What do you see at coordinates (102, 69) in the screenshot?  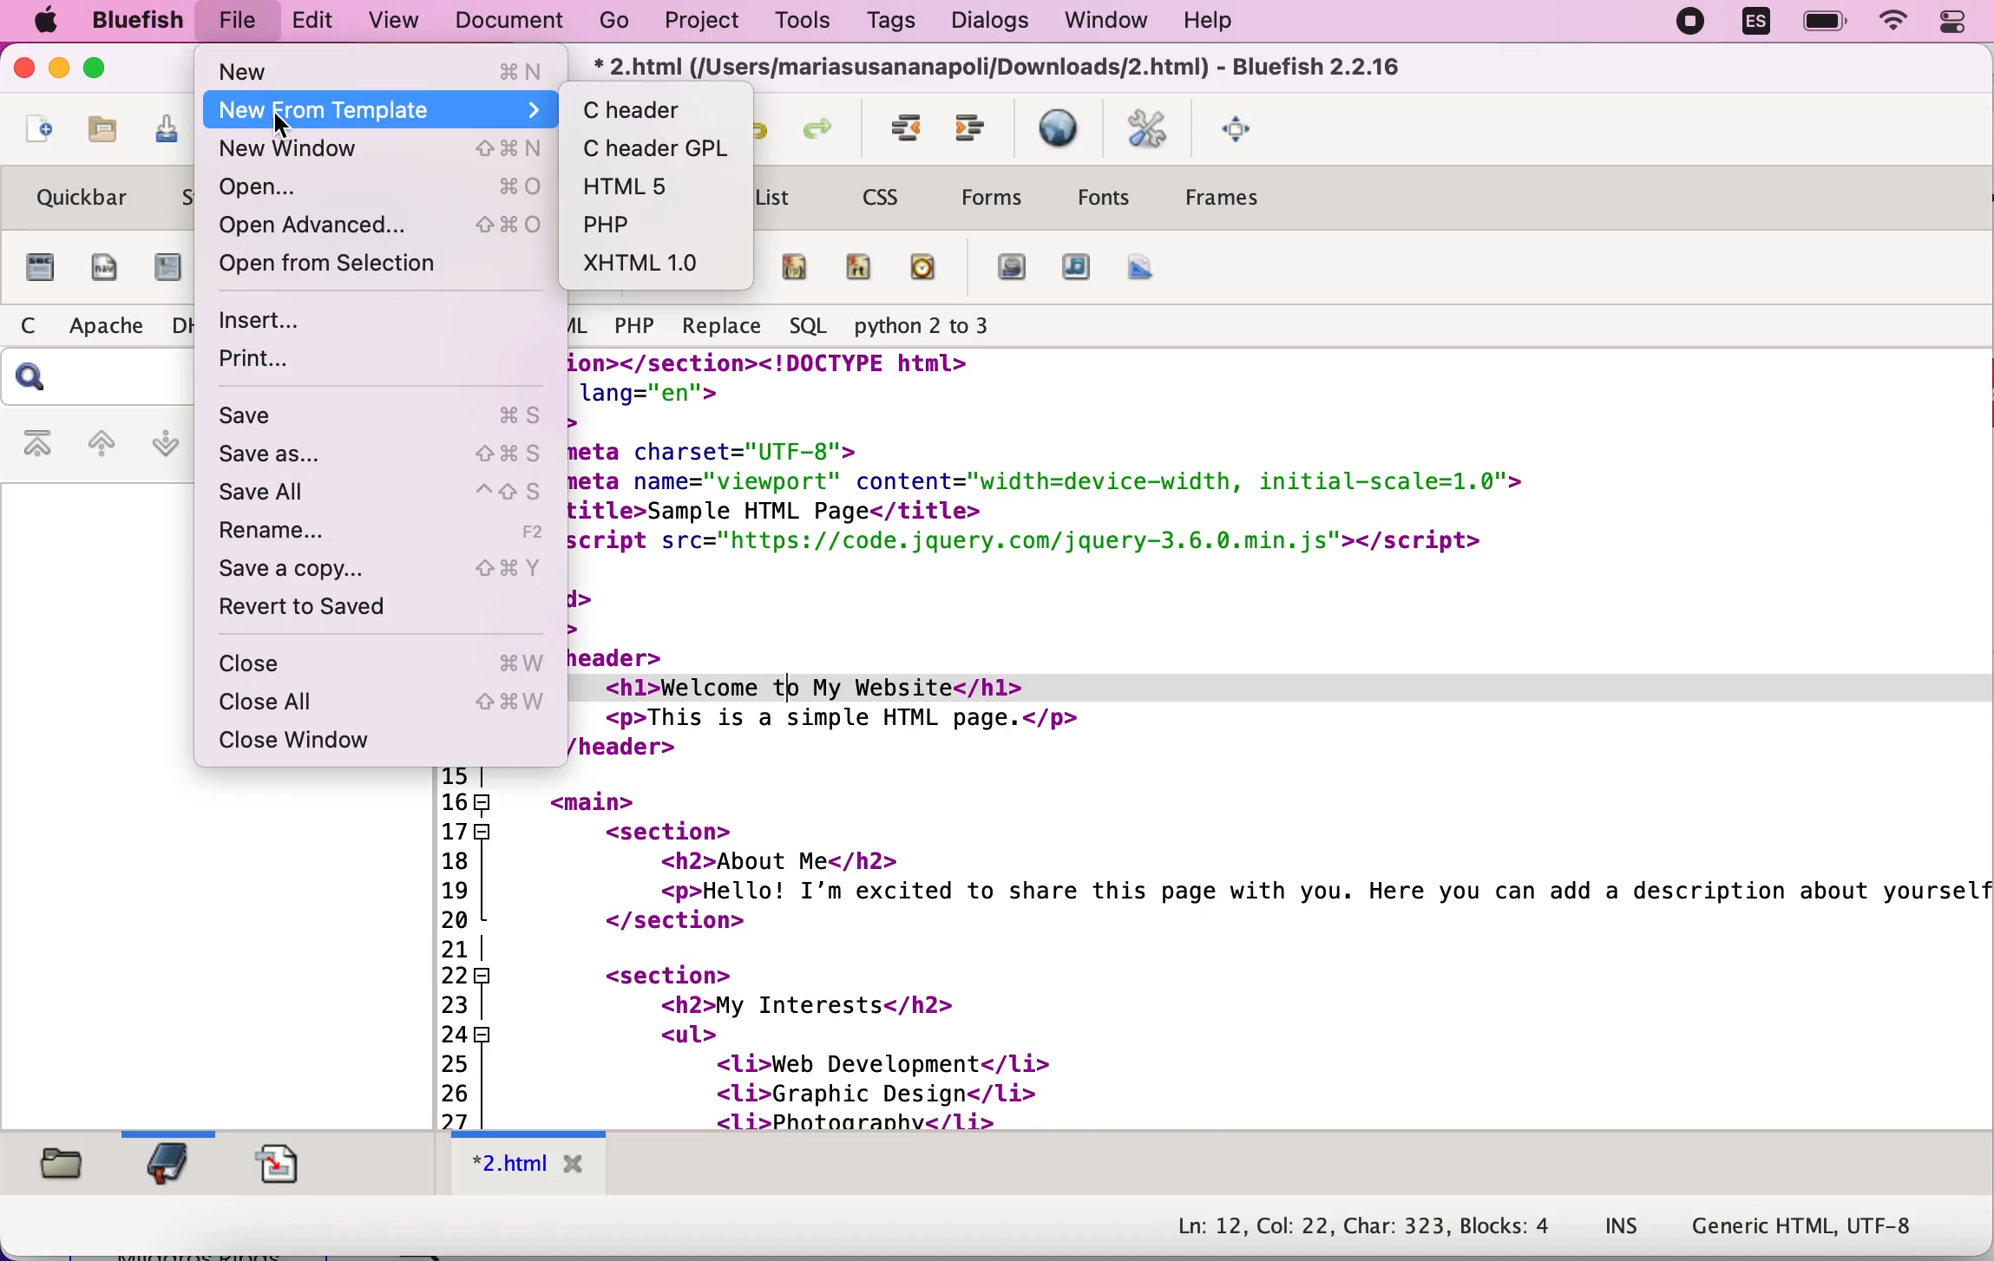 I see `maximize` at bounding box center [102, 69].